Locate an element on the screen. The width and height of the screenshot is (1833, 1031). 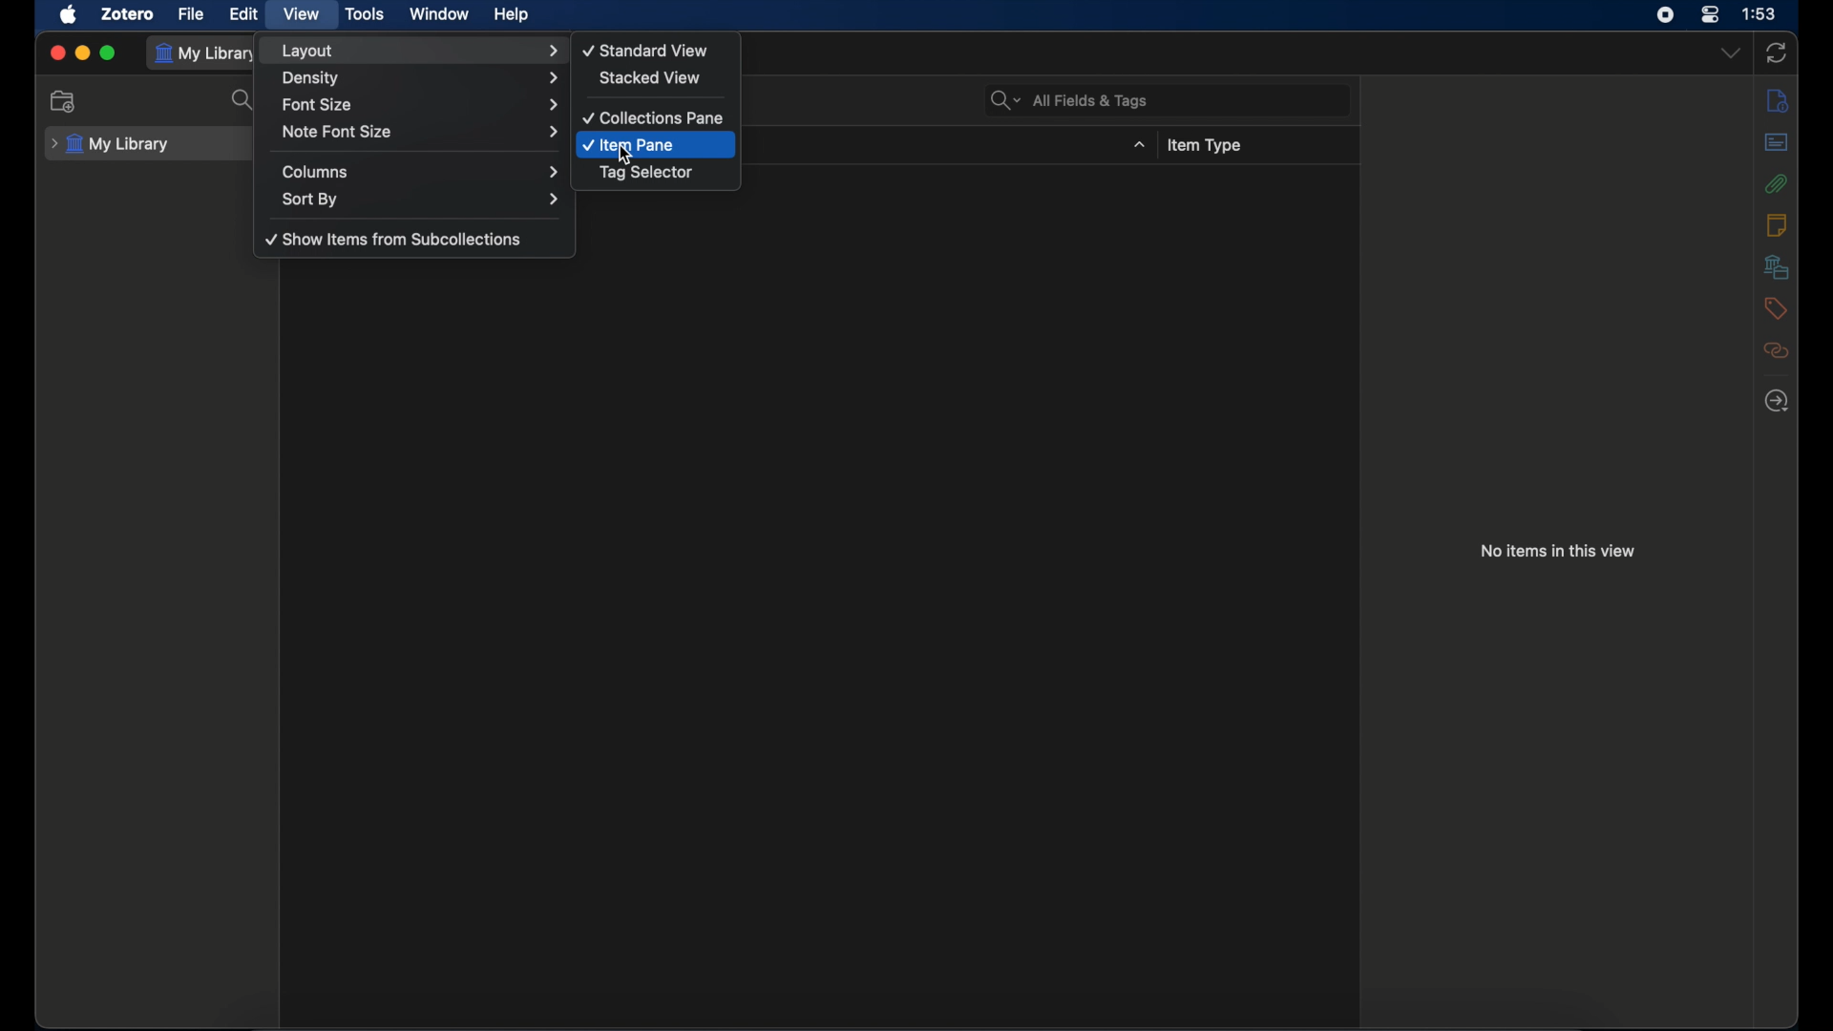
tools is located at coordinates (366, 14).